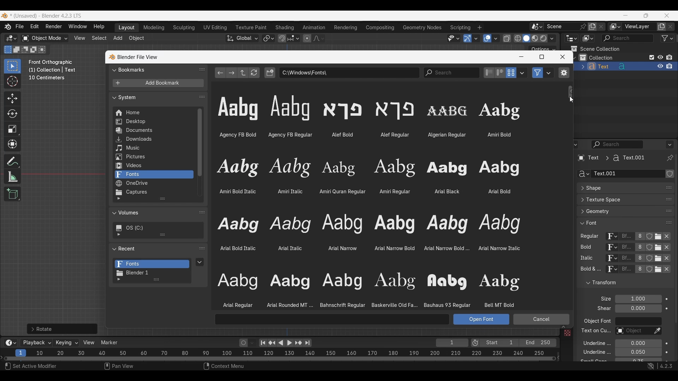 This screenshot has height=381, width=678. What do you see at coordinates (66, 342) in the screenshot?
I see `Keying` at bounding box center [66, 342].